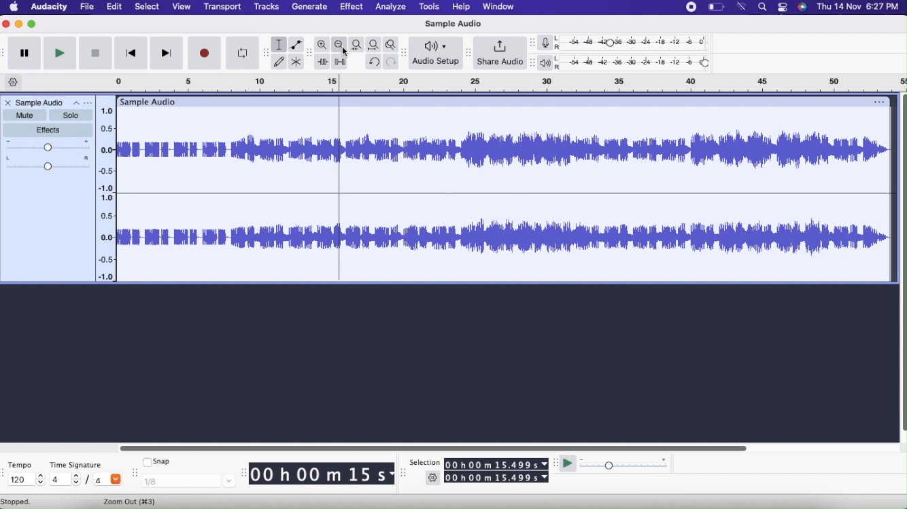  Describe the element at coordinates (66, 480) in the screenshot. I see `4` at that location.